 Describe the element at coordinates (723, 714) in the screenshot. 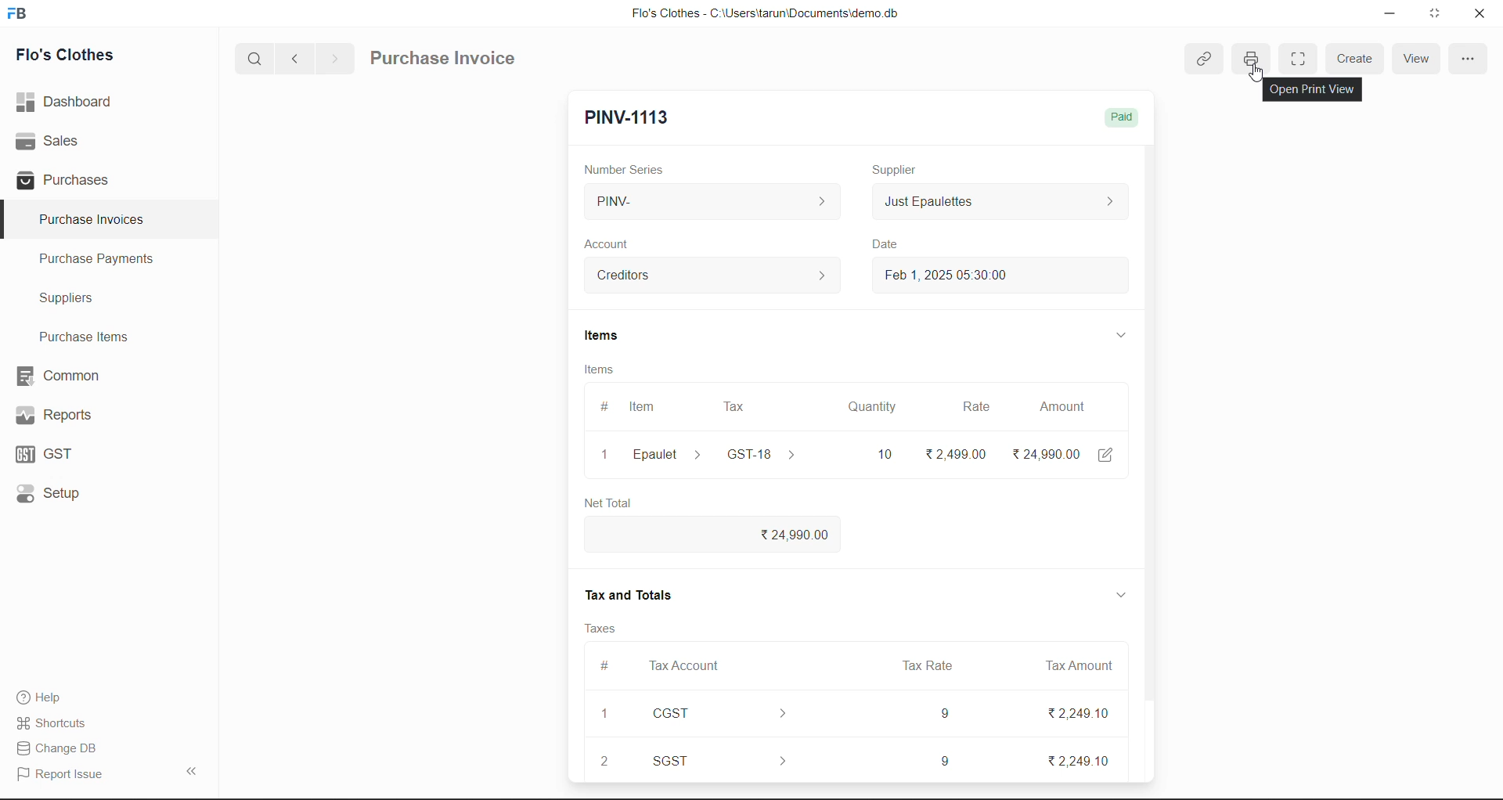

I see `CGST` at that location.